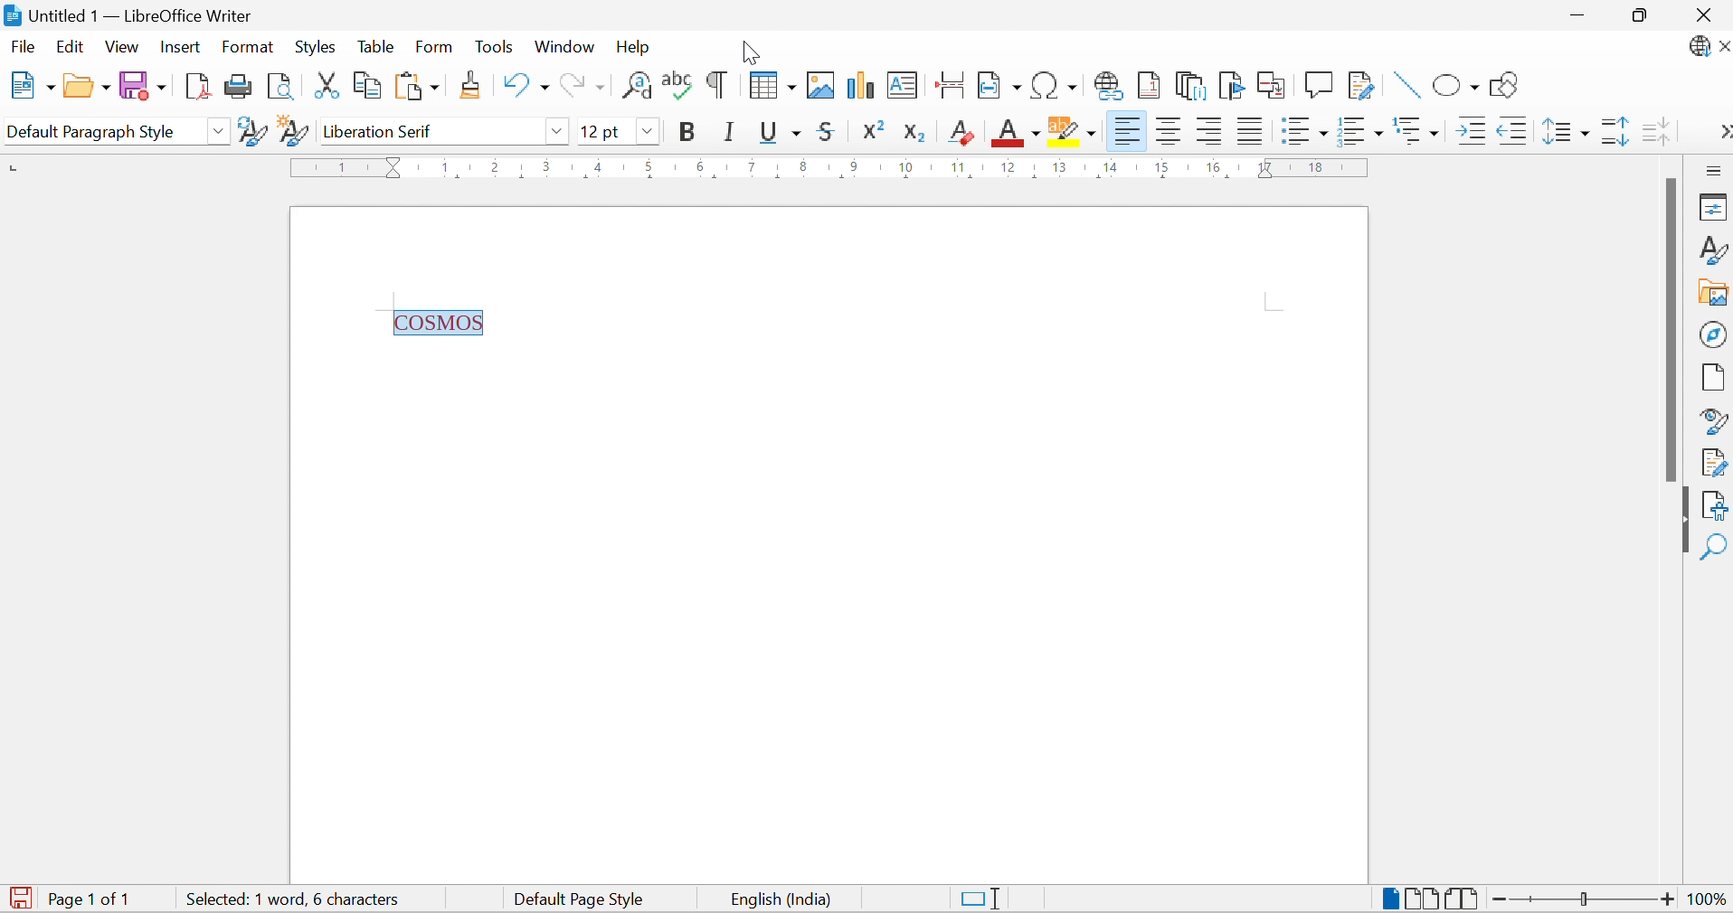 The image size is (1733, 913). Describe the element at coordinates (1022, 135) in the screenshot. I see `Cursor` at that location.